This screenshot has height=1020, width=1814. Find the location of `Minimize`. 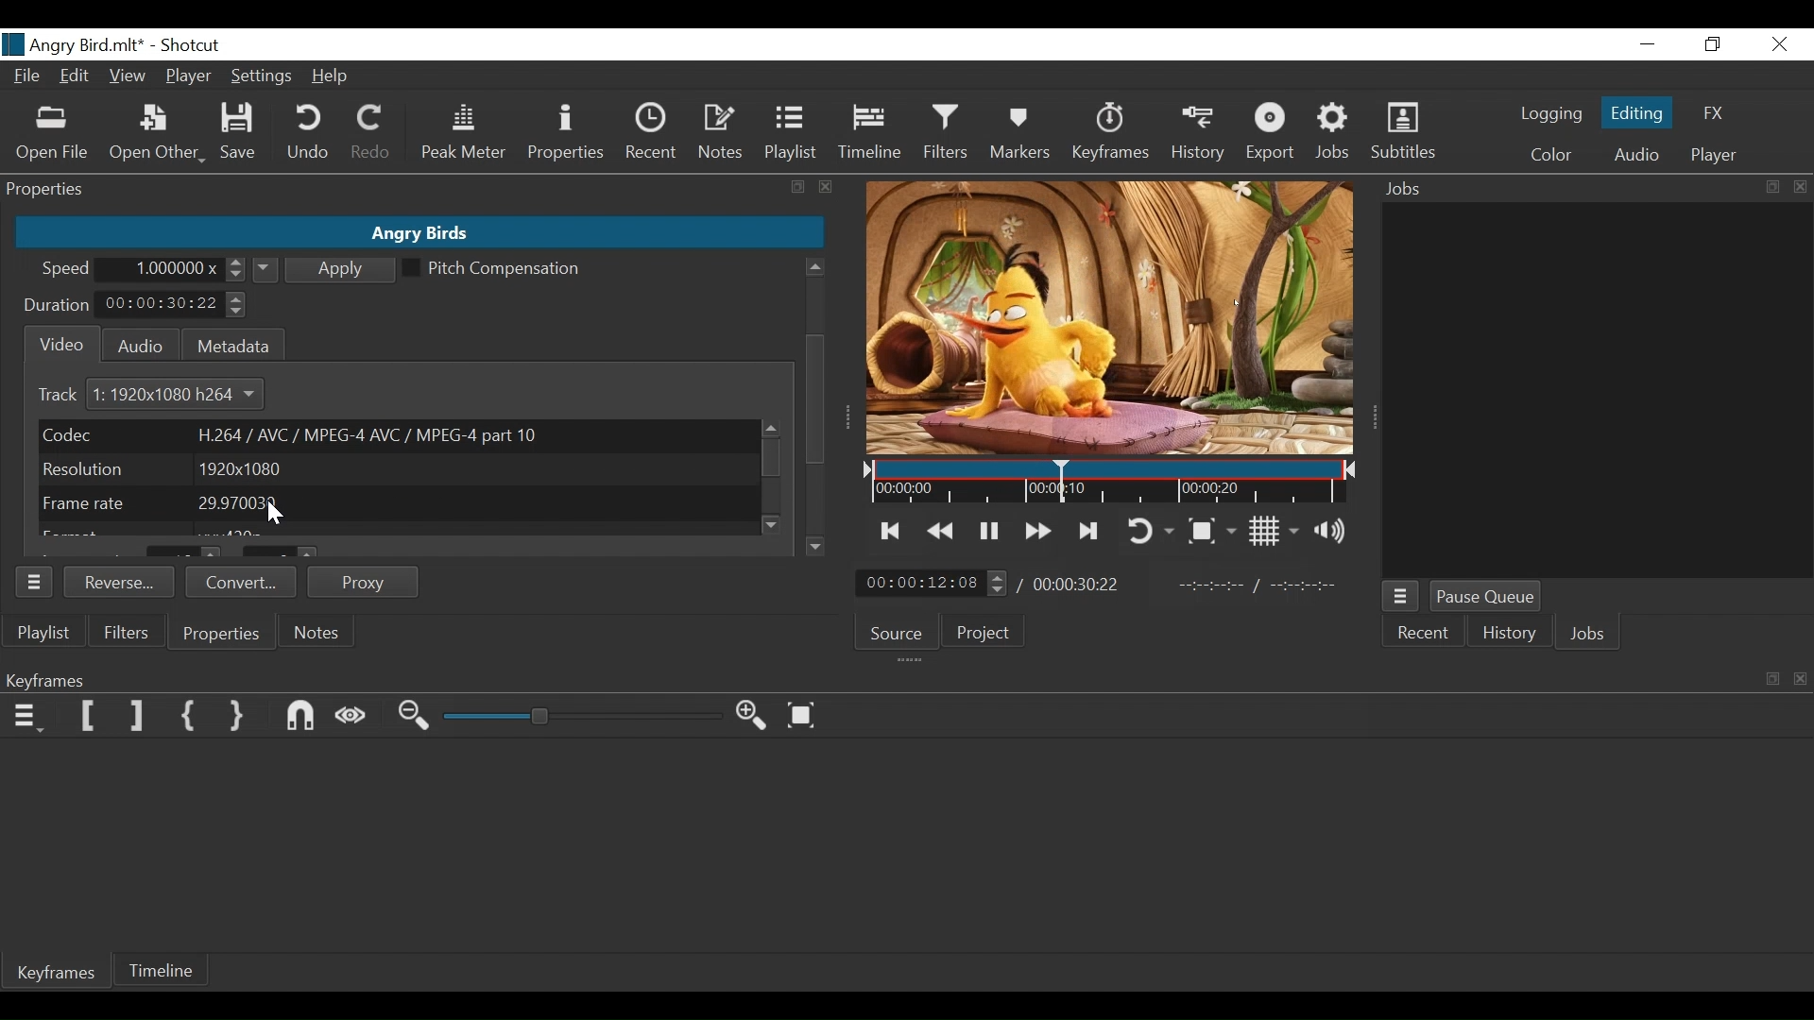

Minimize is located at coordinates (1648, 44).